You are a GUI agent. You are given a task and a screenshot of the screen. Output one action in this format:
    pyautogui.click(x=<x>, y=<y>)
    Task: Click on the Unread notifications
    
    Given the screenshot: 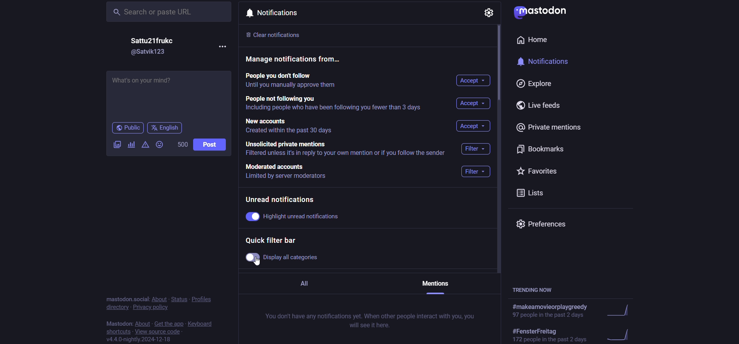 What is the action you would take?
    pyautogui.click(x=283, y=198)
    